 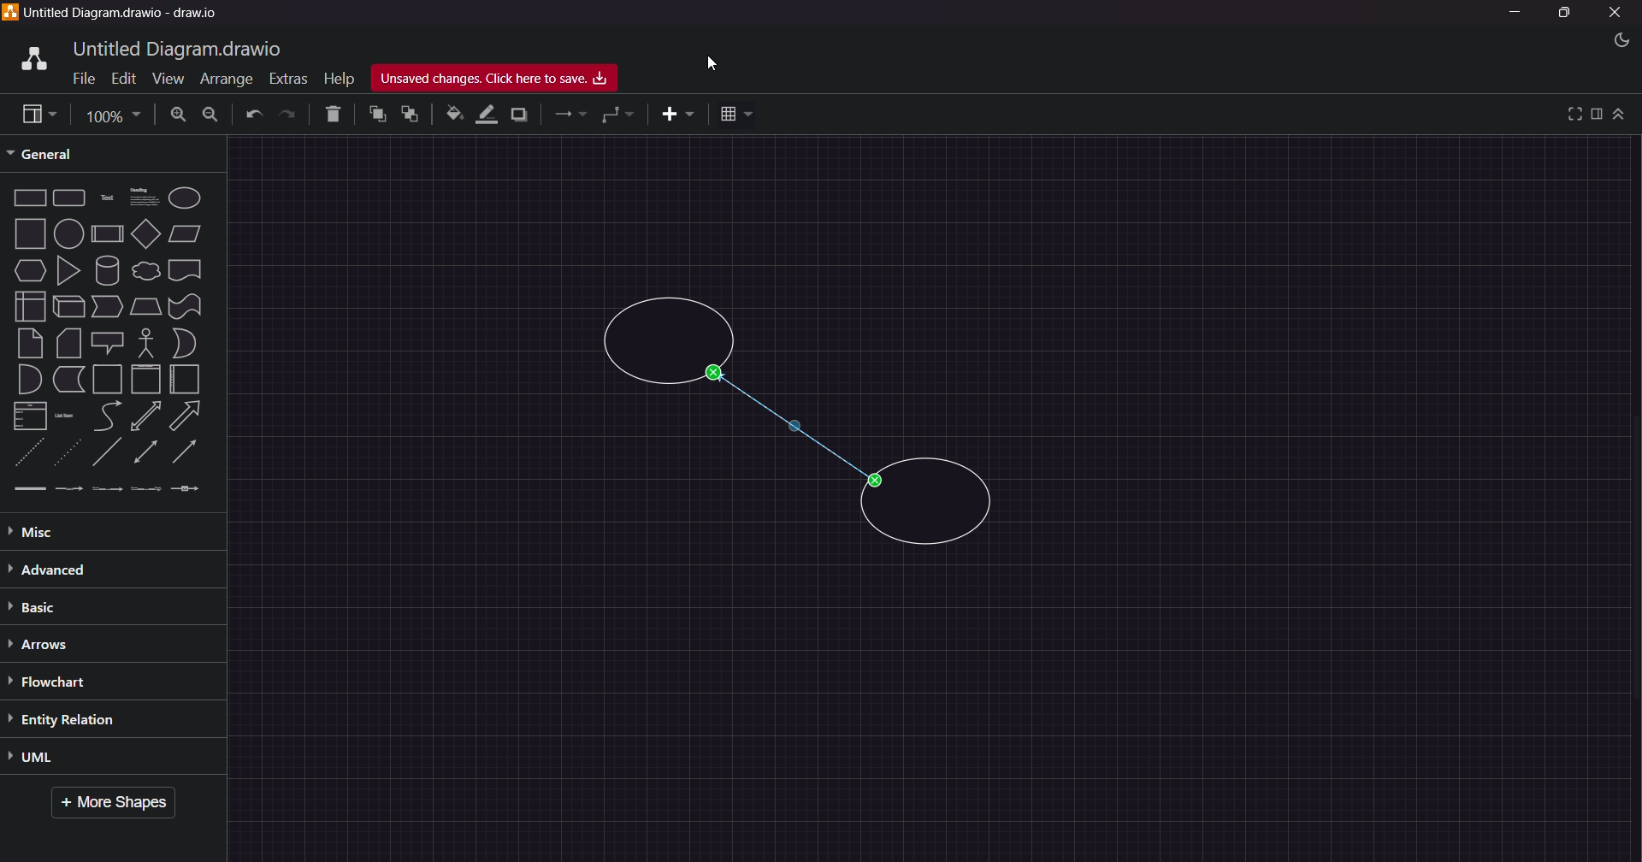 What do you see at coordinates (55, 153) in the screenshot?
I see `General` at bounding box center [55, 153].